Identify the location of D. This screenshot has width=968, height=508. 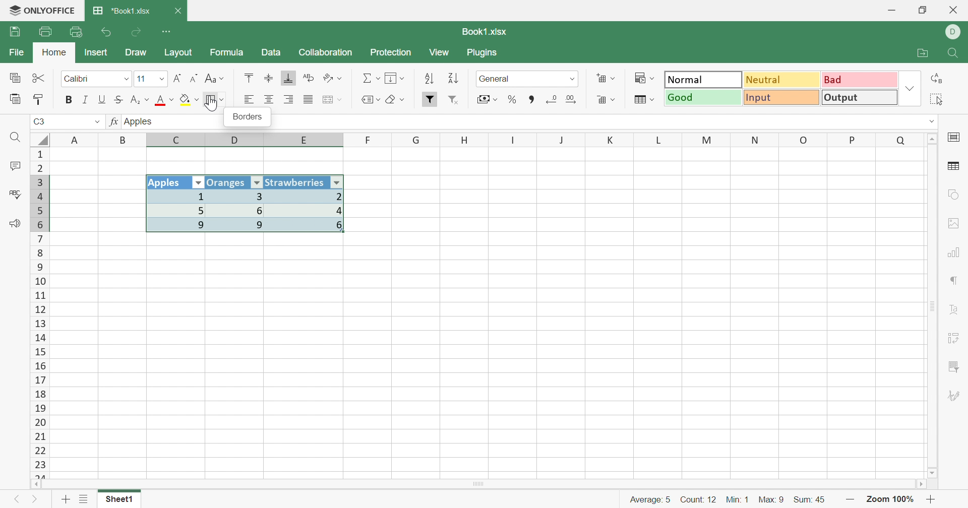
(953, 32).